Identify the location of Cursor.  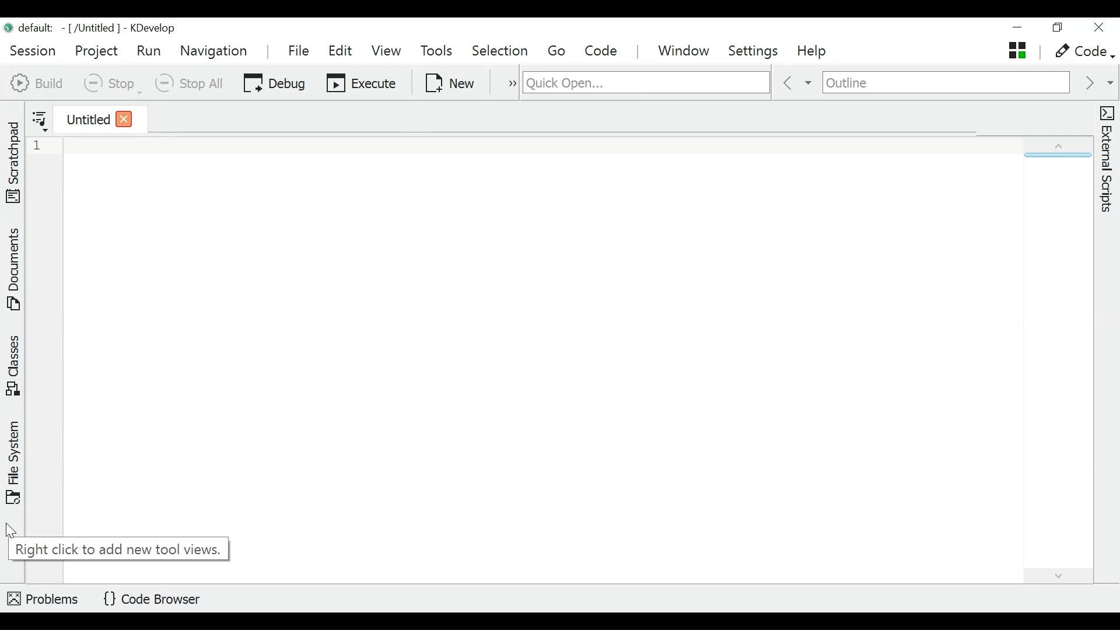
(12, 532).